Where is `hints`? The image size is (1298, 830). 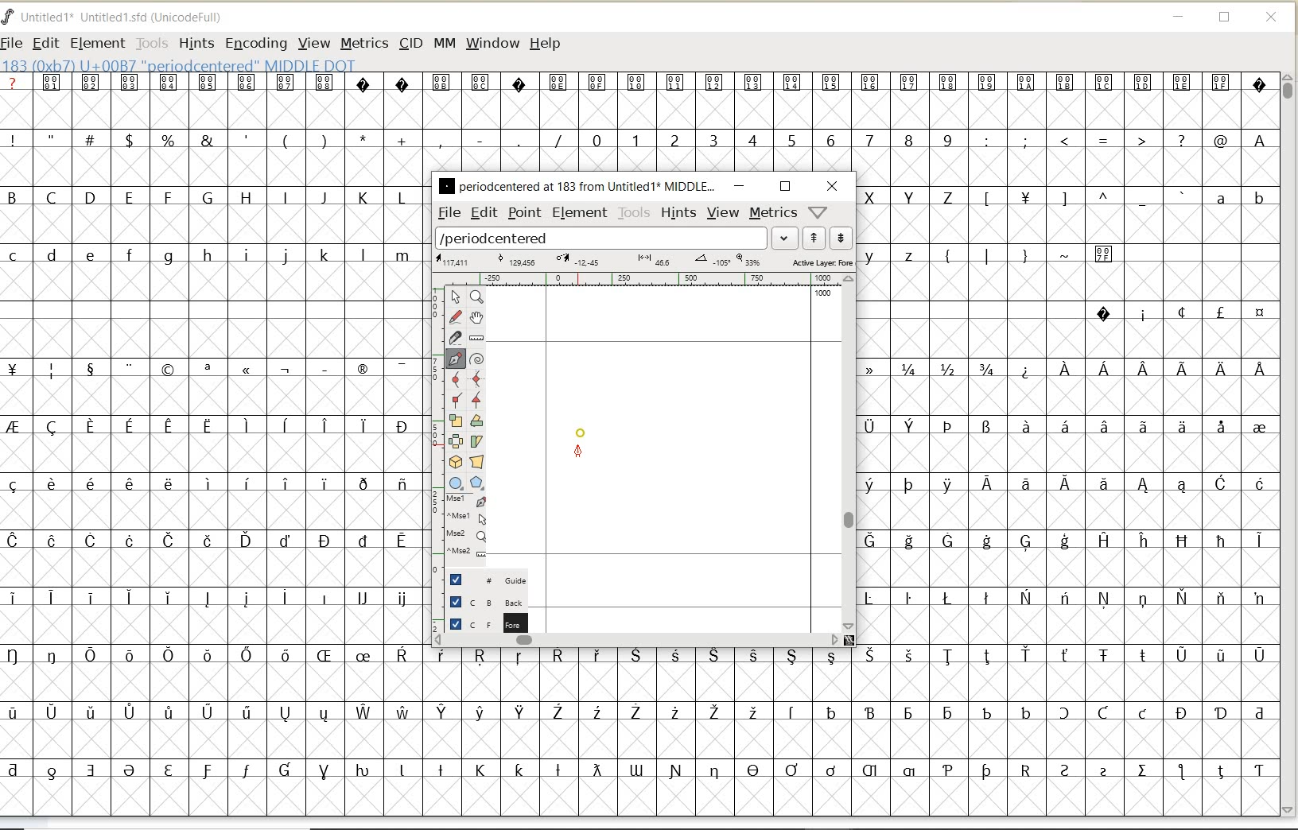 hints is located at coordinates (679, 212).